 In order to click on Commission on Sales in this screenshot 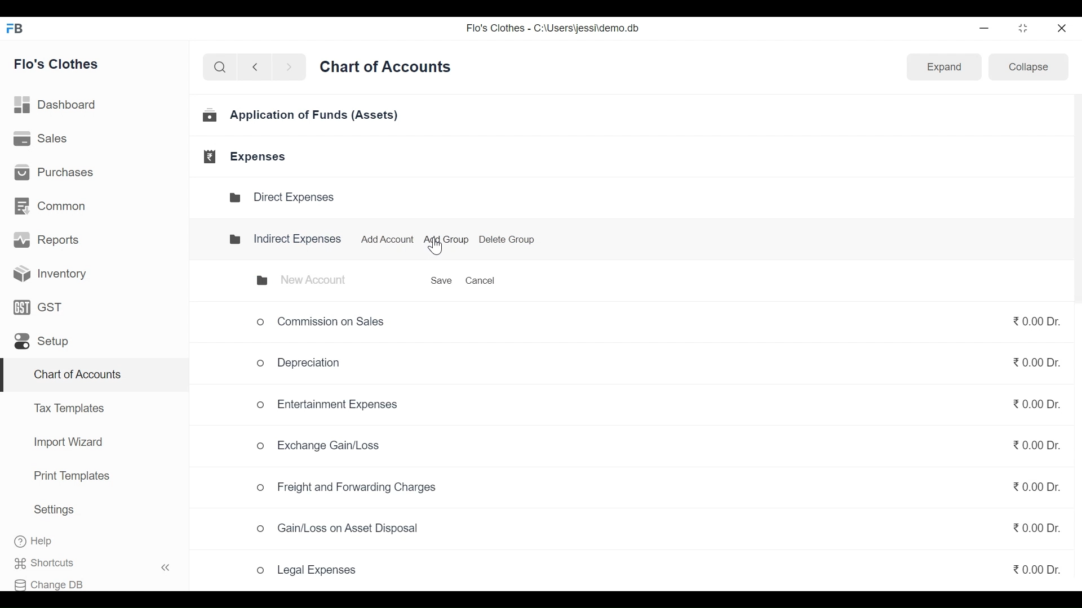, I will do `click(319, 324)`.